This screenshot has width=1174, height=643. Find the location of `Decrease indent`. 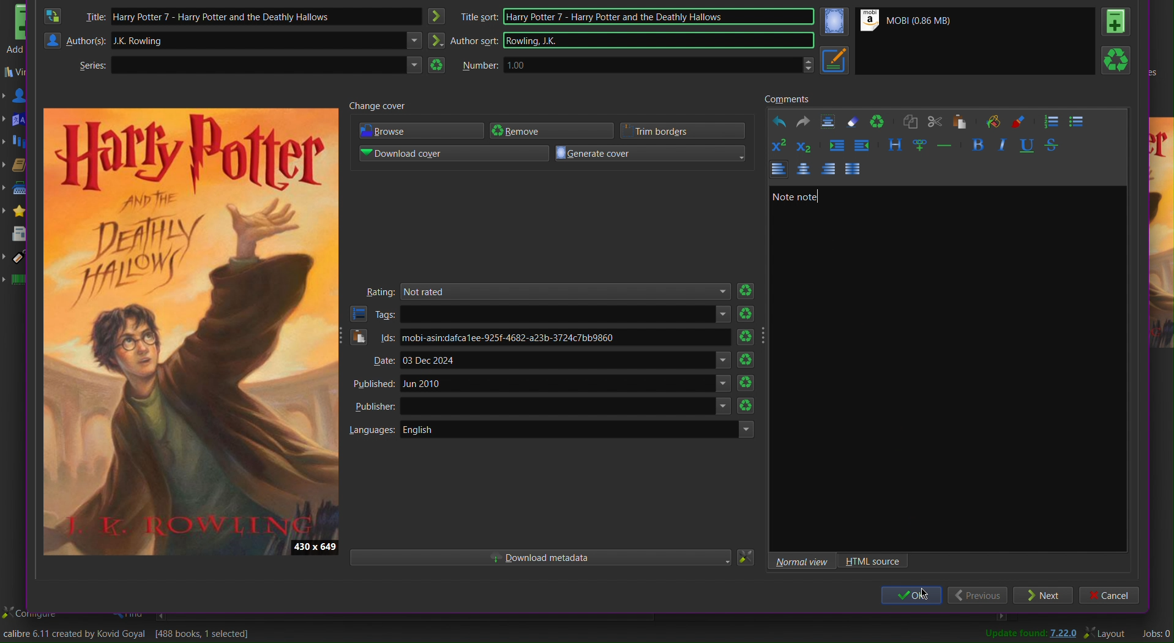

Decrease indent is located at coordinates (862, 146).